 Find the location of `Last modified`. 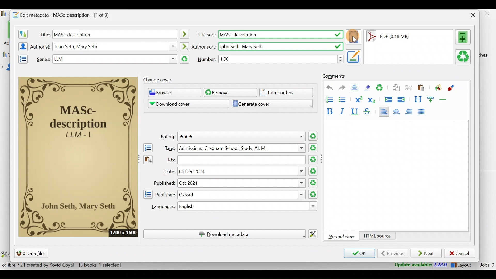

Last modified is located at coordinates (395, 36).